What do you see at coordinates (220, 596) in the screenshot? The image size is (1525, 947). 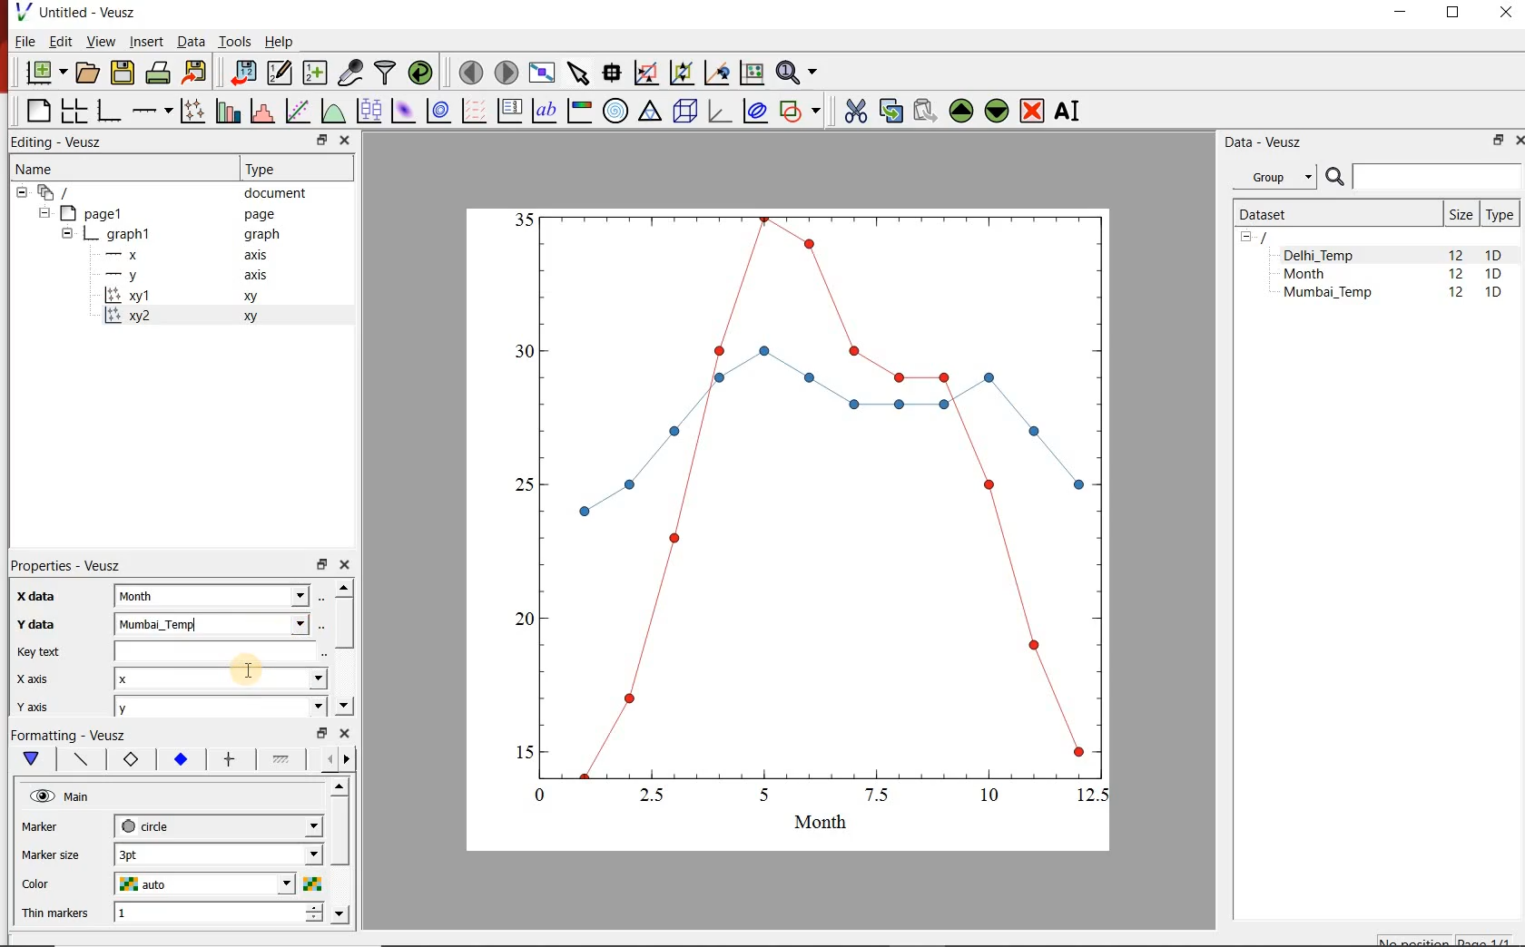 I see `Month` at bounding box center [220, 596].